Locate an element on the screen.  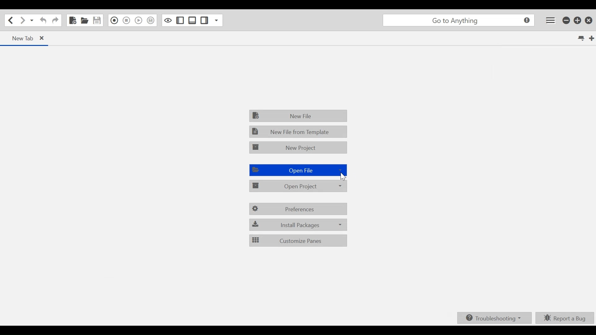
Undo is located at coordinates (42, 20).